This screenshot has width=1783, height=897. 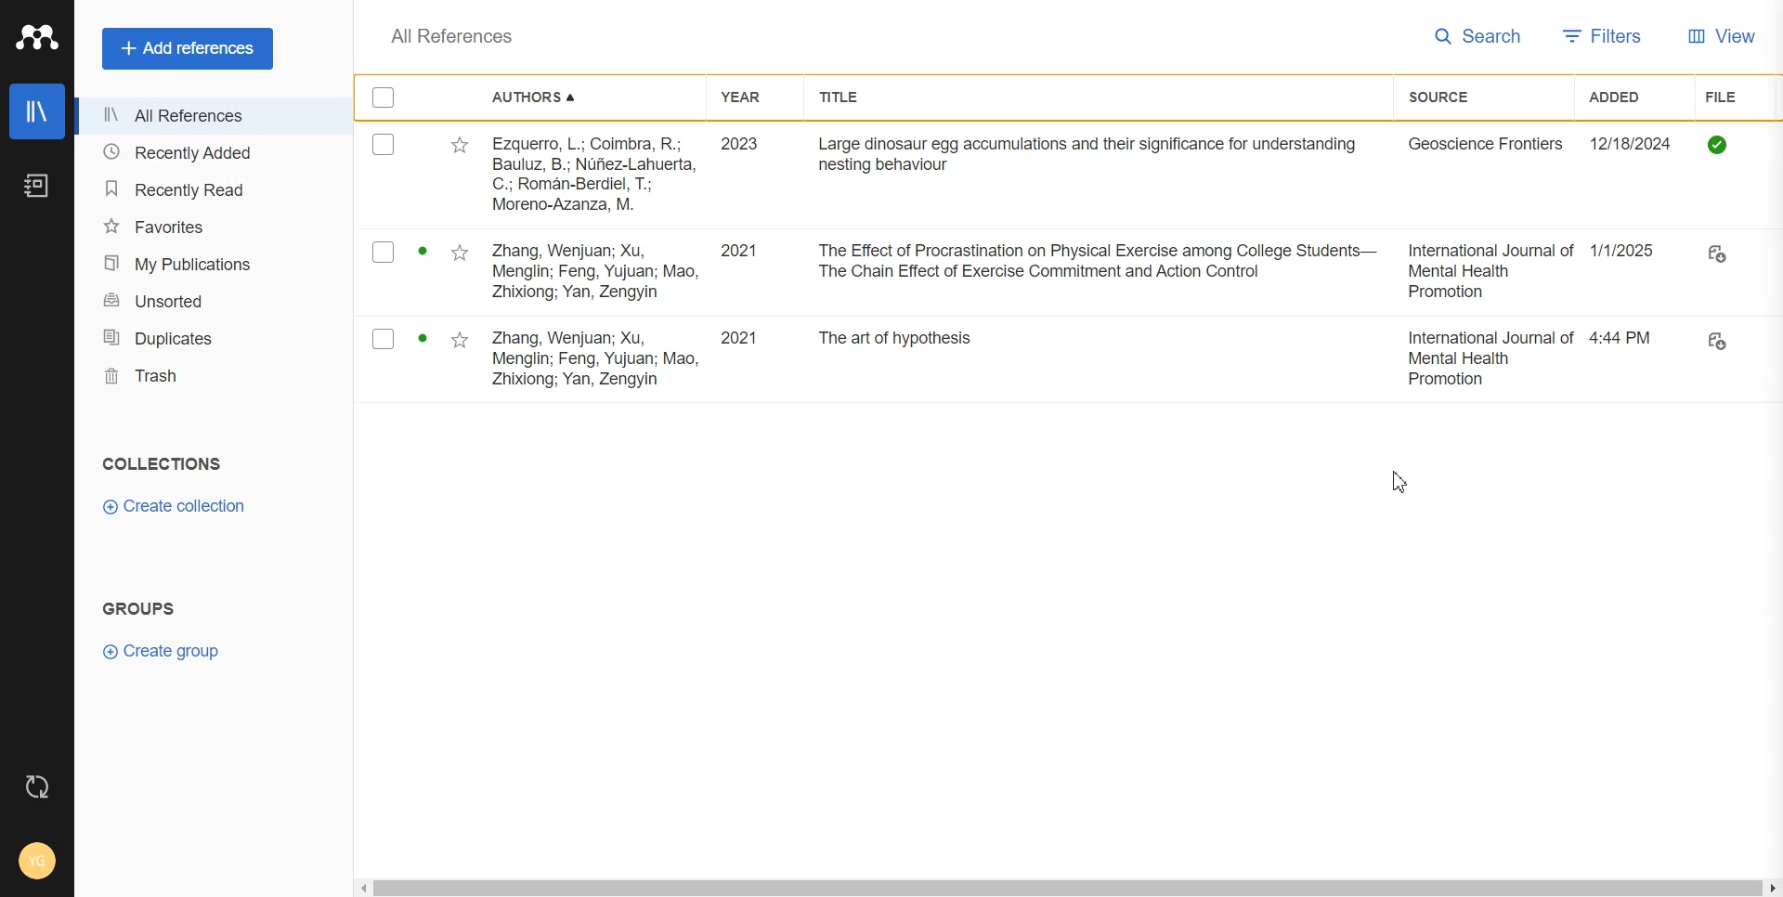 I want to click on Library, so click(x=37, y=111).